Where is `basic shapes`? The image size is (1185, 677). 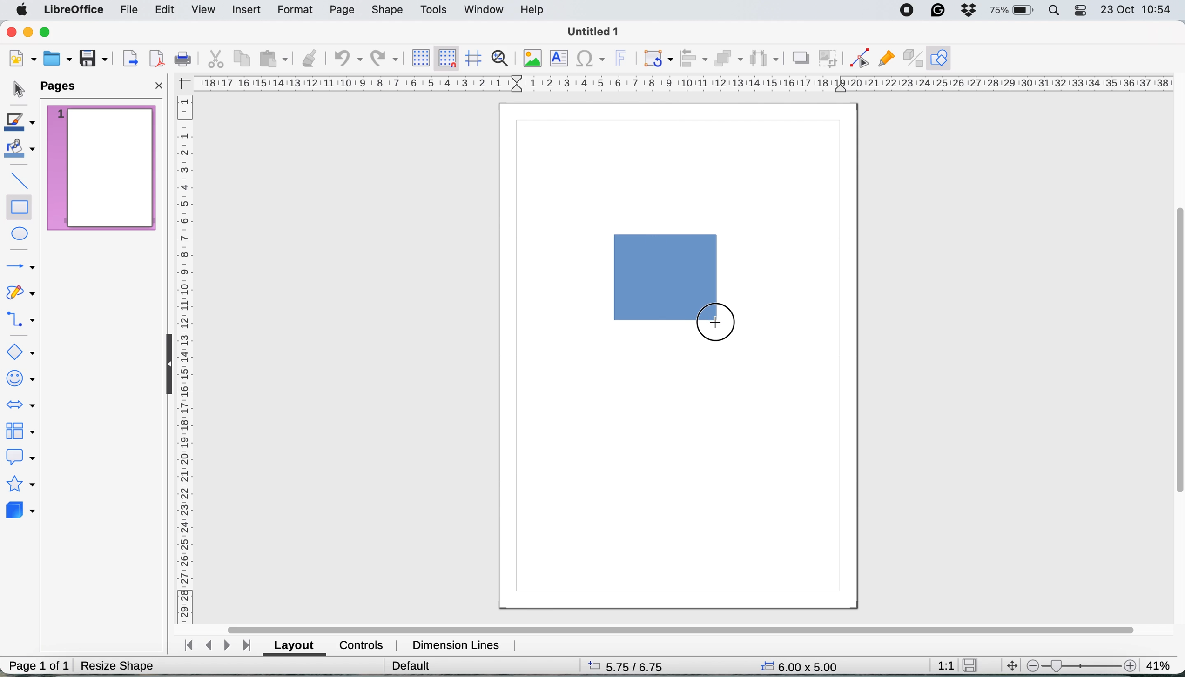 basic shapes is located at coordinates (22, 351).